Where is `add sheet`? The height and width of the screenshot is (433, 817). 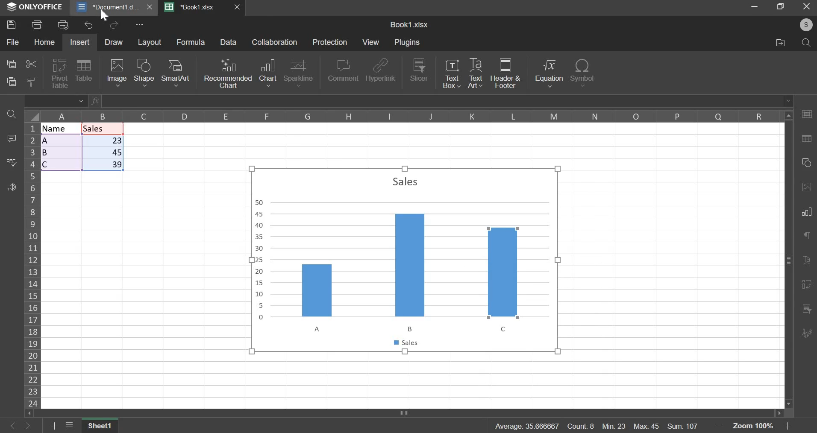 add sheet is located at coordinates (53, 427).